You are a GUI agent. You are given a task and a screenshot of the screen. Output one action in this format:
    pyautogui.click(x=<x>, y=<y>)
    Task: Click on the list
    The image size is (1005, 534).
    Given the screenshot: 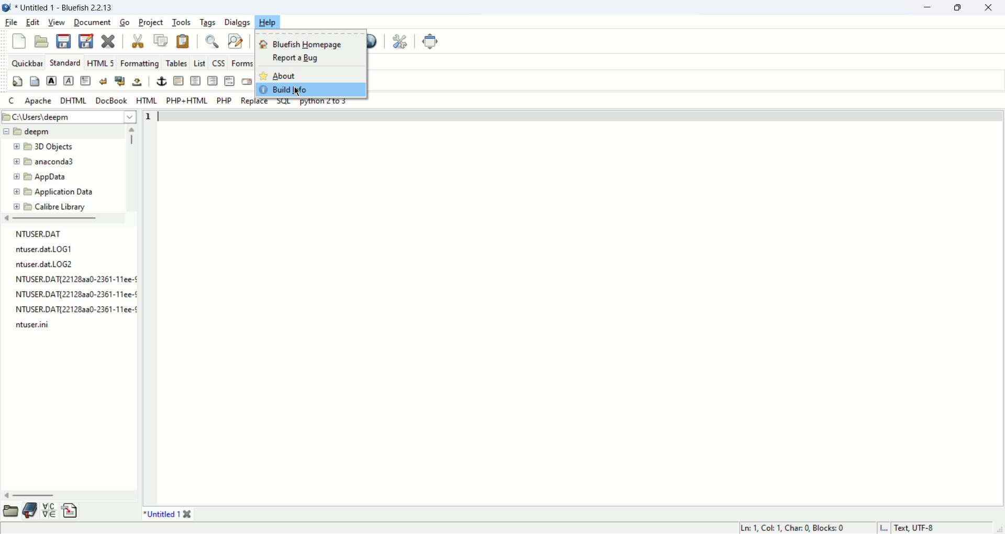 What is the action you would take?
    pyautogui.click(x=201, y=64)
    